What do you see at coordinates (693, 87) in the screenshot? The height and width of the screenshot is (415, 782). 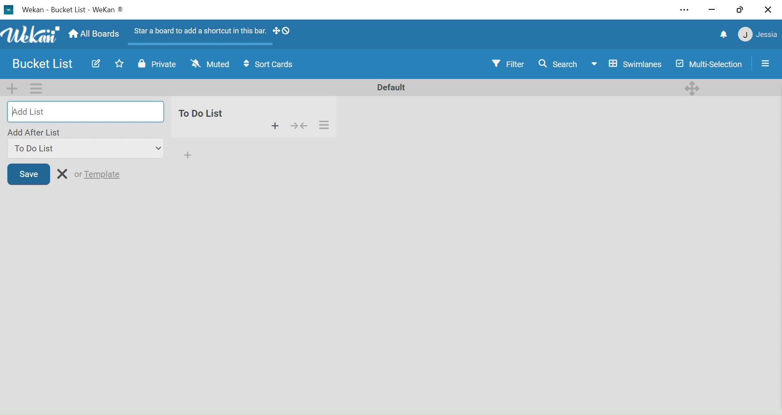 I see `Swimlane handle` at bounding box center [693, 87].